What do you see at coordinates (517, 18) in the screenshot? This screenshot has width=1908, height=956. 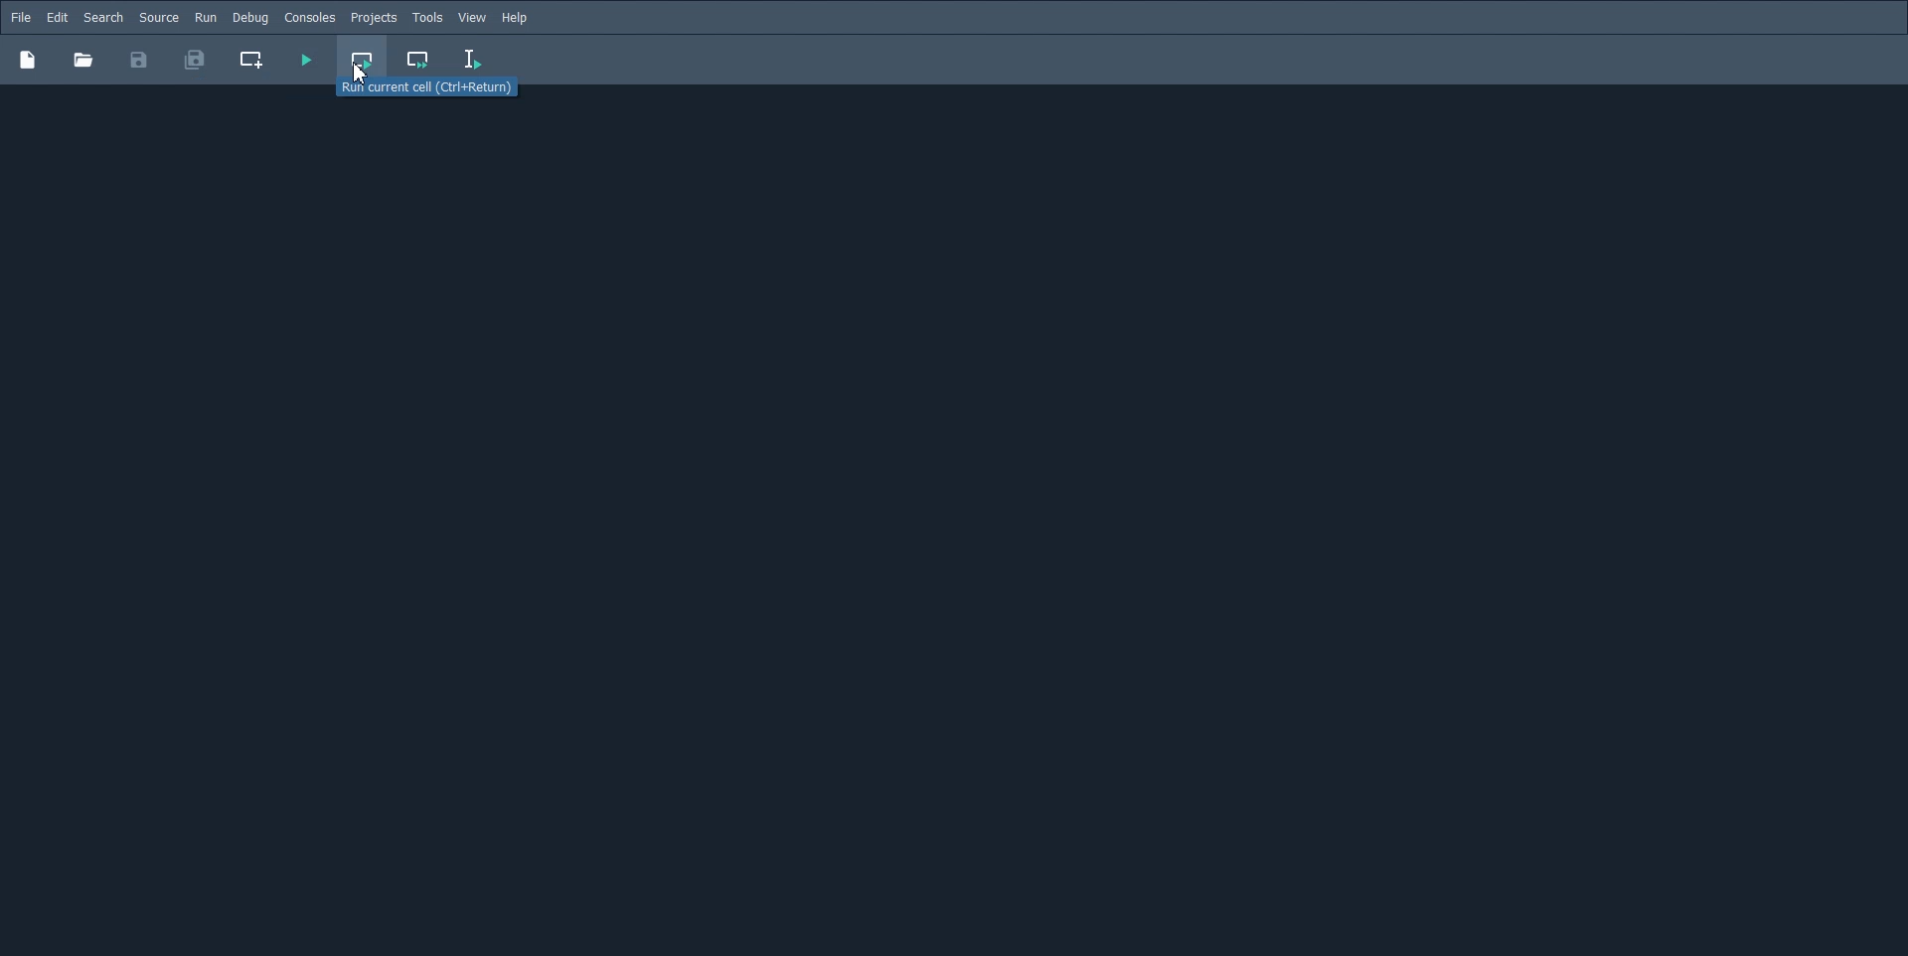 I see `Help` at bounding box center [517, 18].